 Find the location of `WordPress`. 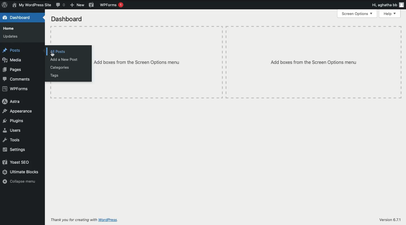

WordPress is located at coordinates (109, 220).